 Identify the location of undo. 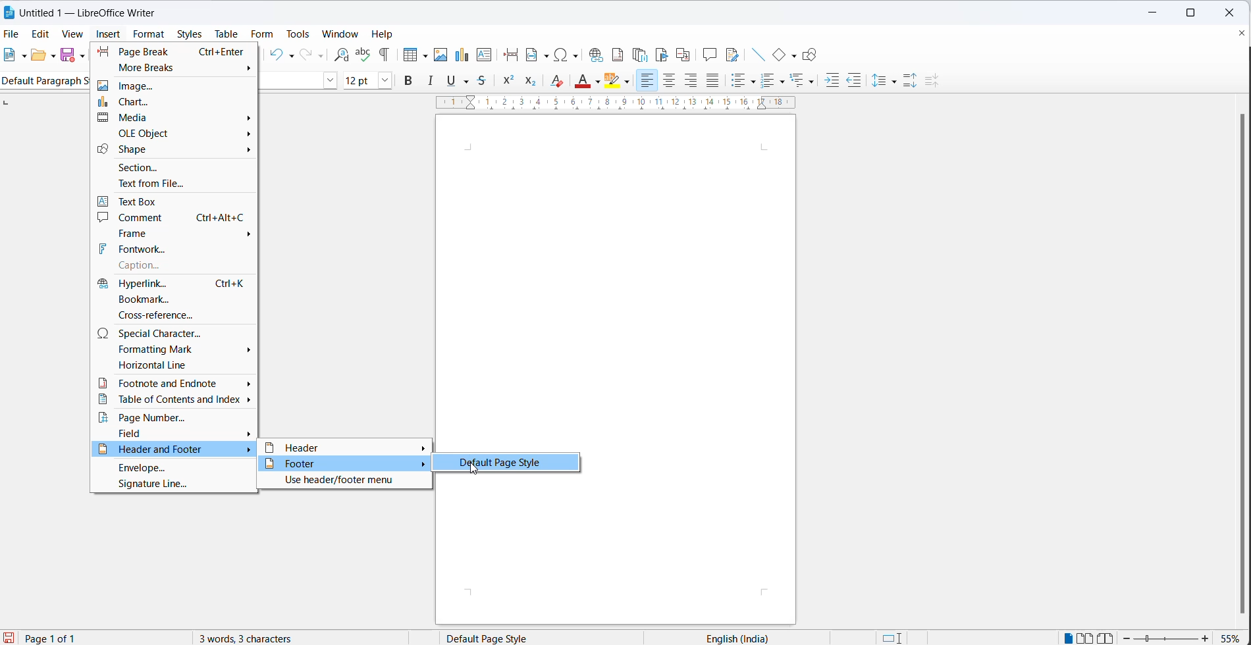
(274, 55).